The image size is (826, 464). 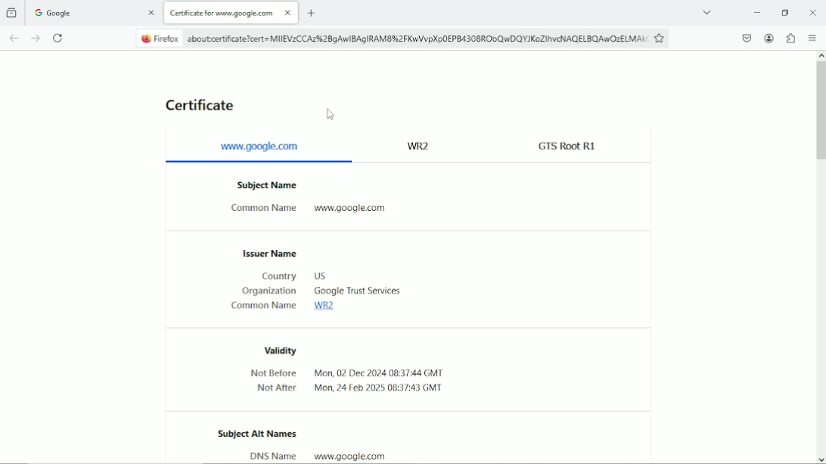 I want to click on extensions, so click(x=791, y=37).